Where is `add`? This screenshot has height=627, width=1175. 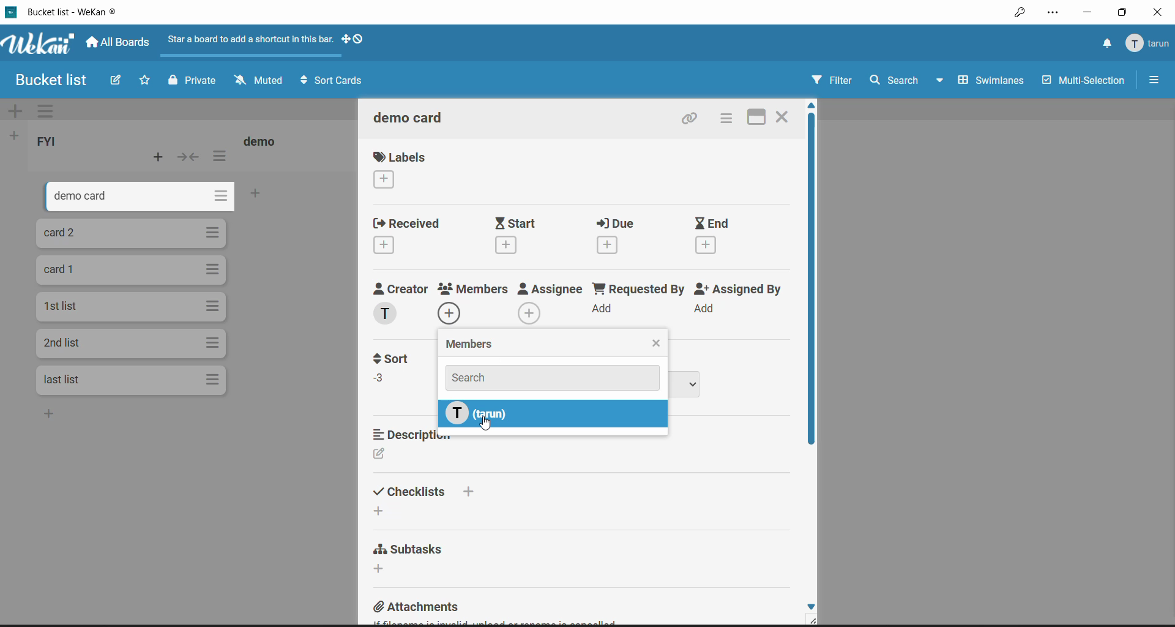 add is located at coordinates (704, 308).